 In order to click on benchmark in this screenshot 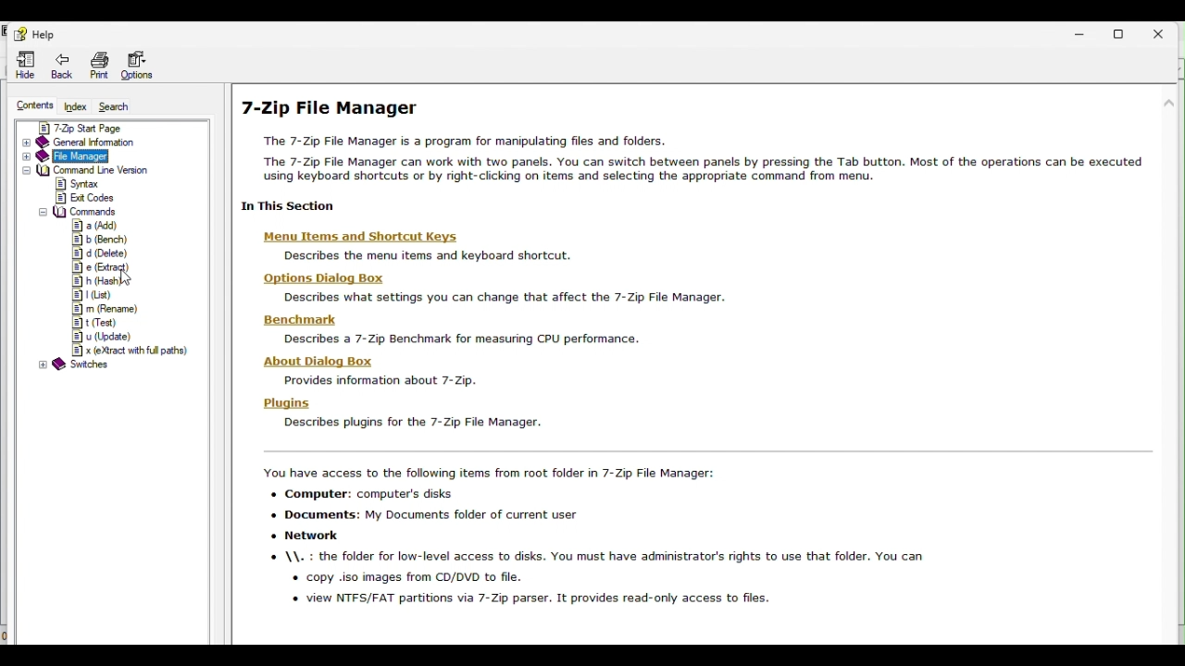, I will do `click(468, 327)`.